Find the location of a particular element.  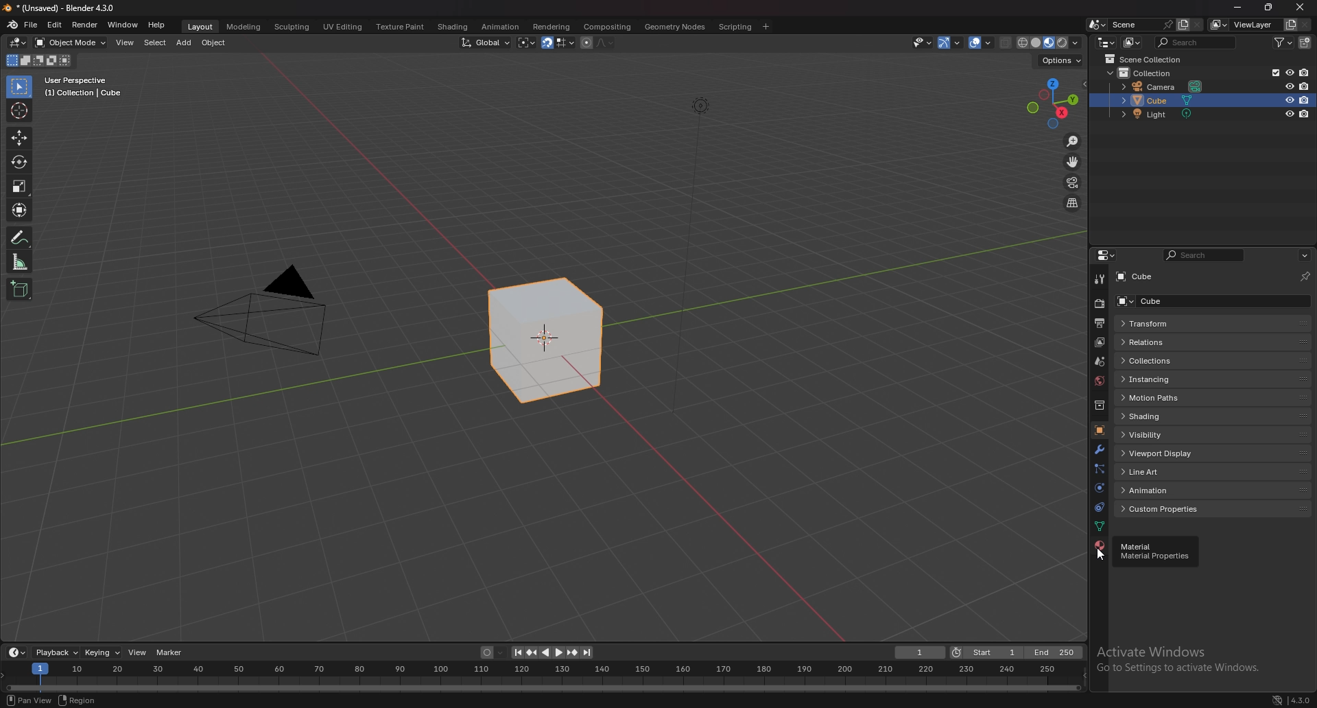

cube is located at coordinates (1212, 300).